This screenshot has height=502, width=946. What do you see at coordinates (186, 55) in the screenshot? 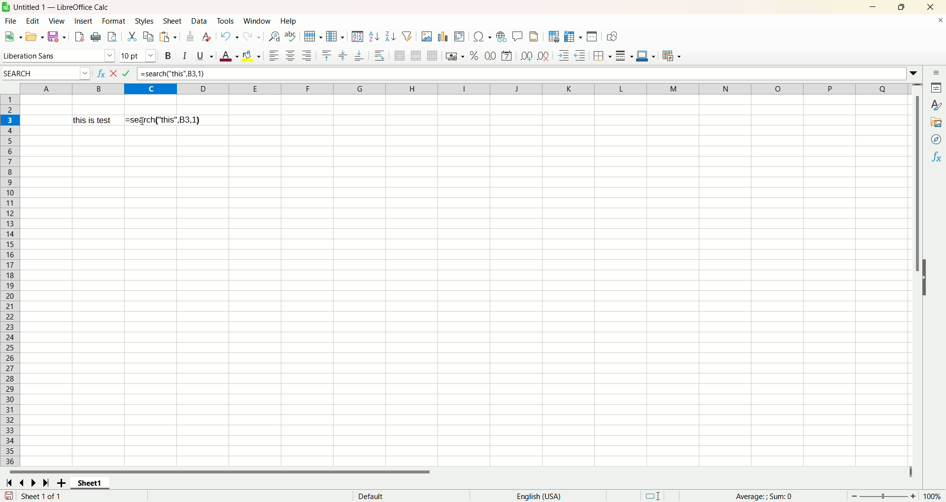
I see `italic` at bounding box center [186, 55].